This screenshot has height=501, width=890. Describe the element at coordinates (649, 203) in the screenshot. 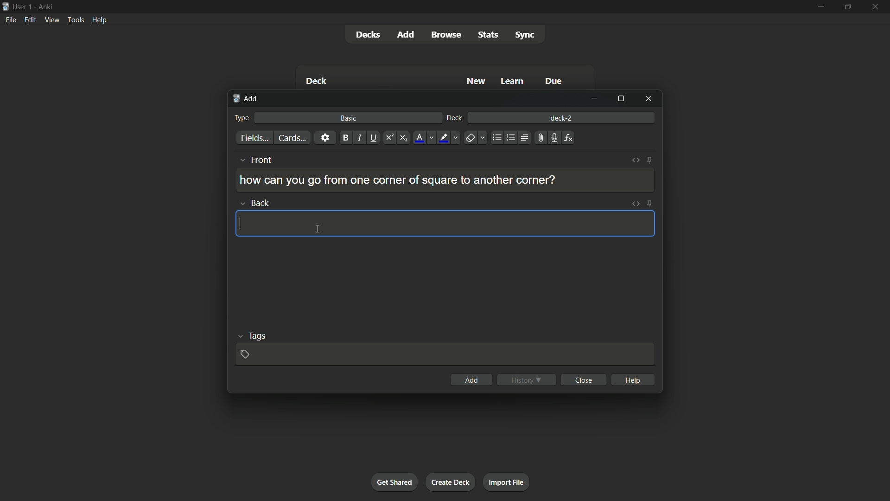

I see `toggle sticky` at that location.